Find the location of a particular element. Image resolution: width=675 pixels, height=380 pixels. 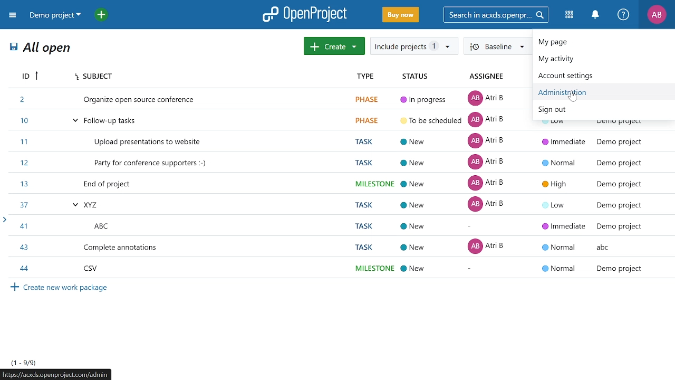

Current project is located at coordinates (54, 16).